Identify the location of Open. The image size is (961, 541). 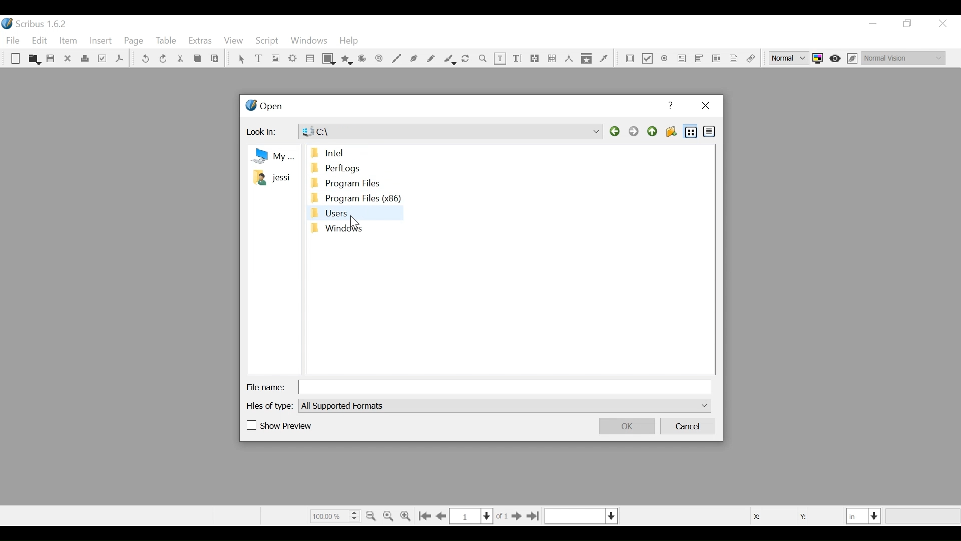
(34, 59).